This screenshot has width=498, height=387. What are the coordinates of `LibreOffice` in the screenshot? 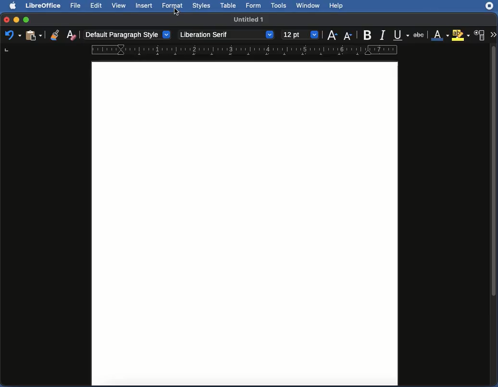 It's located at (44, 6).